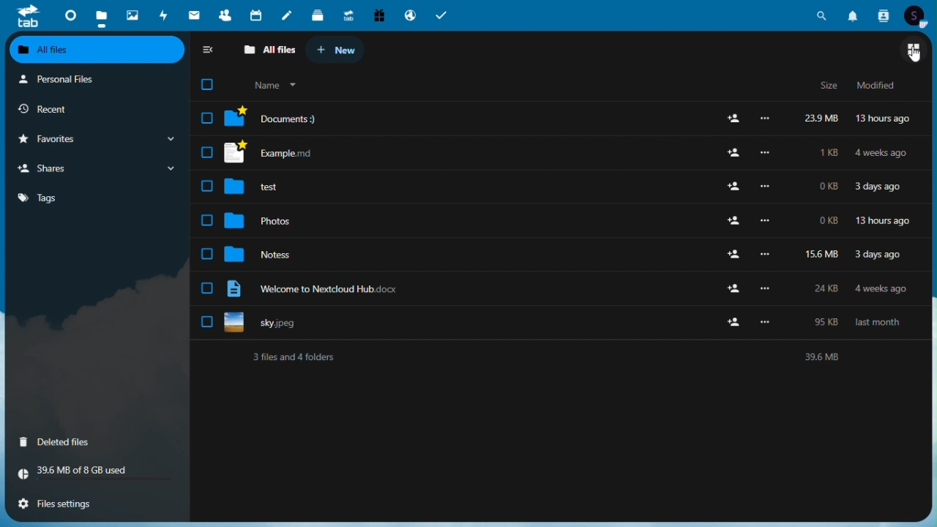 The width and height of the screenshot is (937, 527). What do you see at coordinates (884, 256) in the screenshot?
I see `3 days ago ` at bounding box center [884, 256].